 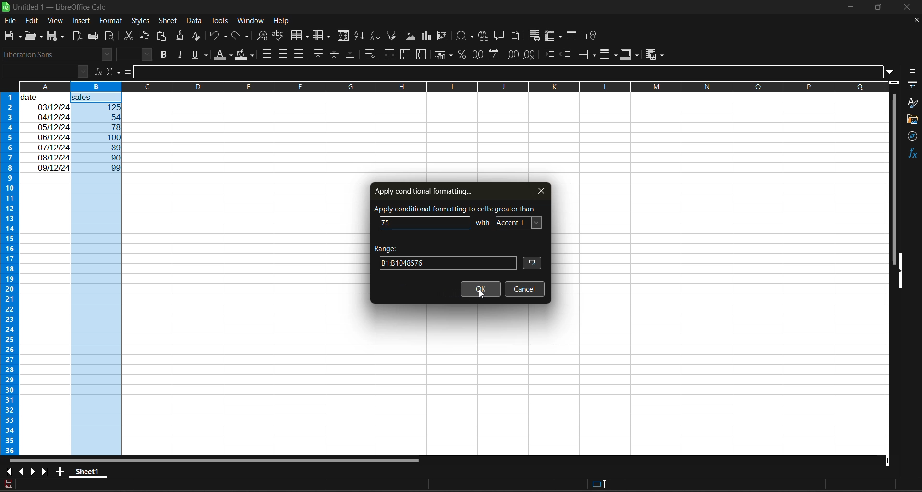 What do you see at coordinates (861, 484) in the screenshot?
I see `zoom slider` at bounding box center [861, 484].